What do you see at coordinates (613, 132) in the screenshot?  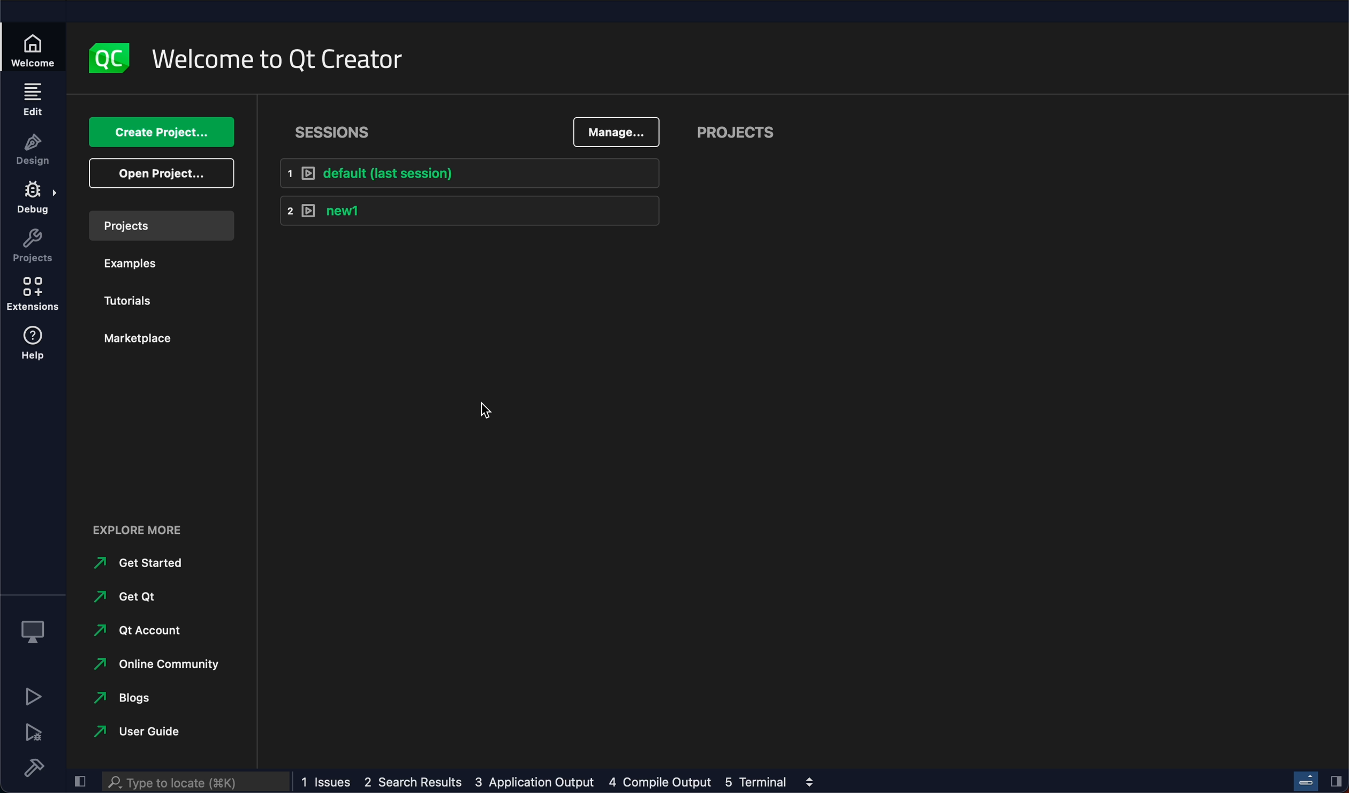 I see `manage` at bounding box center [613, 132].